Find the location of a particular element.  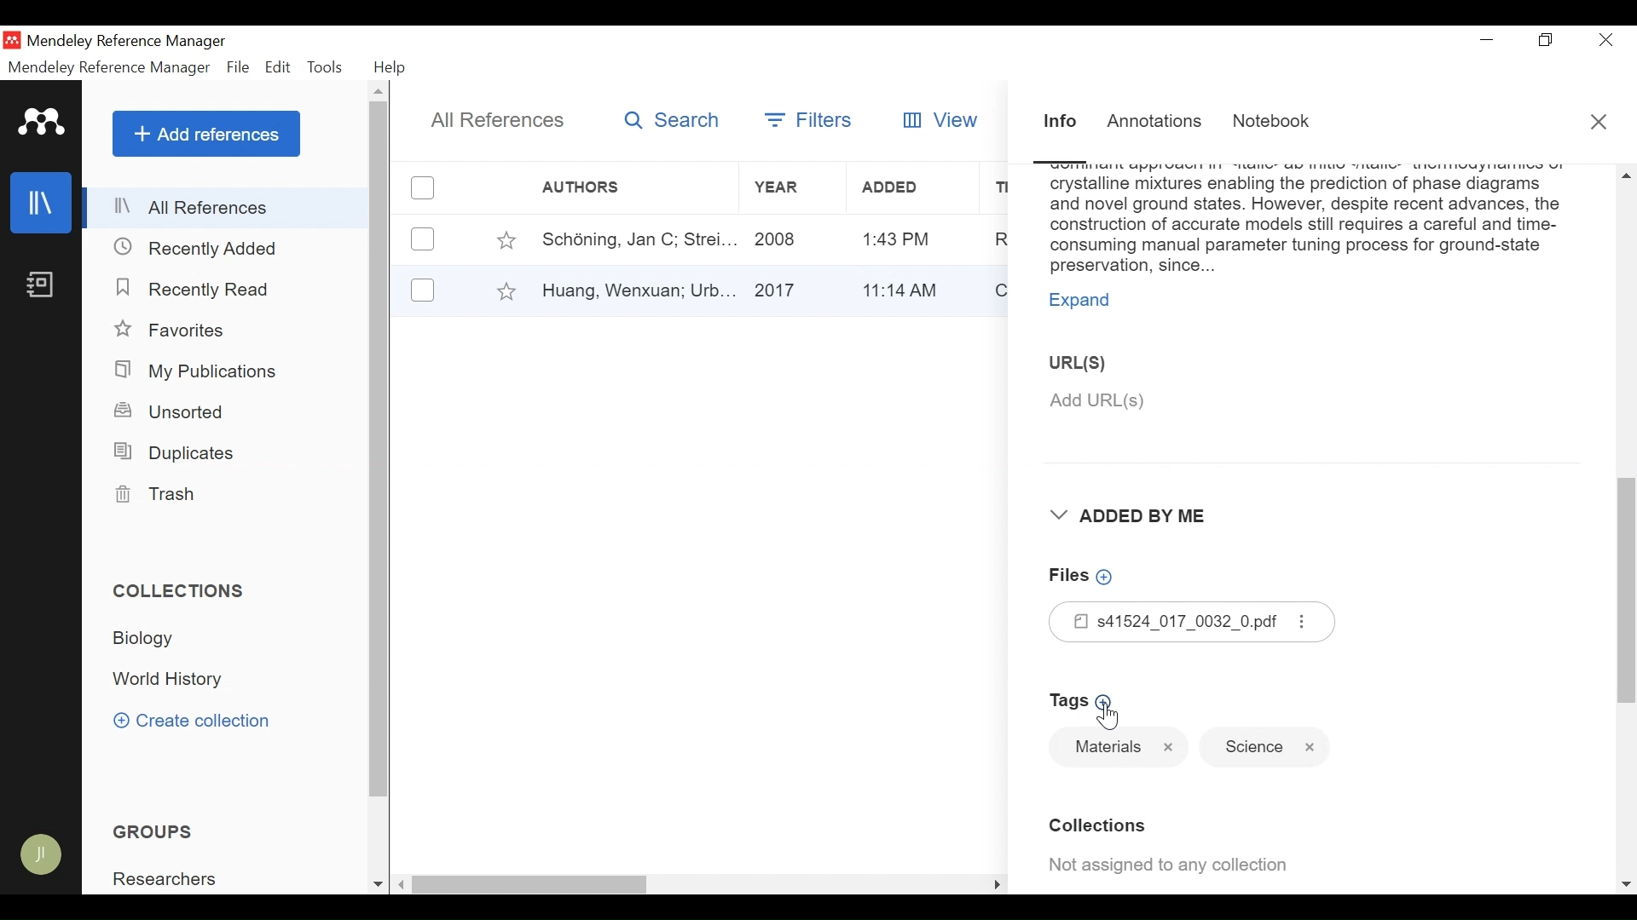

Favorites is located at coordinates (176, 331).